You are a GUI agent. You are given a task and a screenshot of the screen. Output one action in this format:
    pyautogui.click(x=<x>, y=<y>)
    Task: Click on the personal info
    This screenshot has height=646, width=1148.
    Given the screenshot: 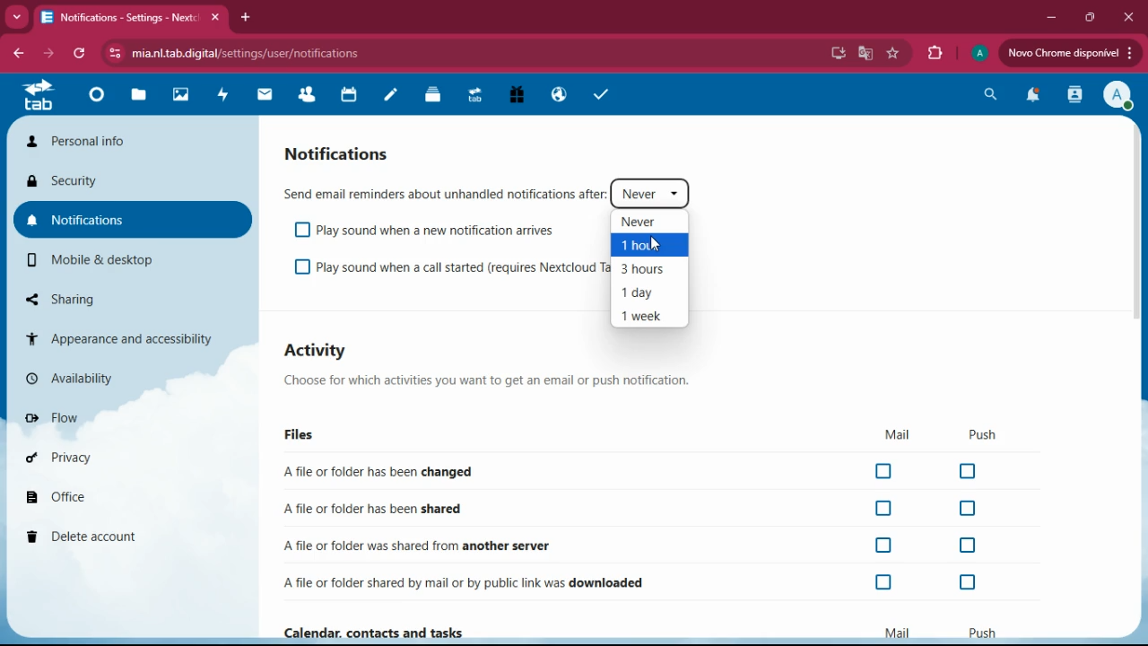 What is the action you would take?
    pyautogui.click(x=133, y=140)
    